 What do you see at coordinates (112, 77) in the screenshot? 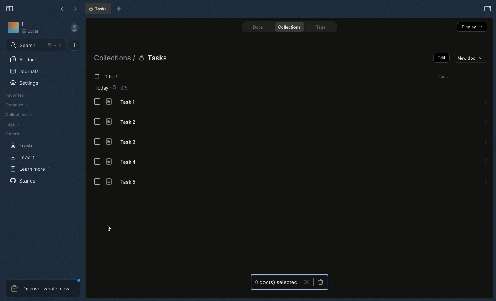
I see `Title` at bounding box center [112, 77].